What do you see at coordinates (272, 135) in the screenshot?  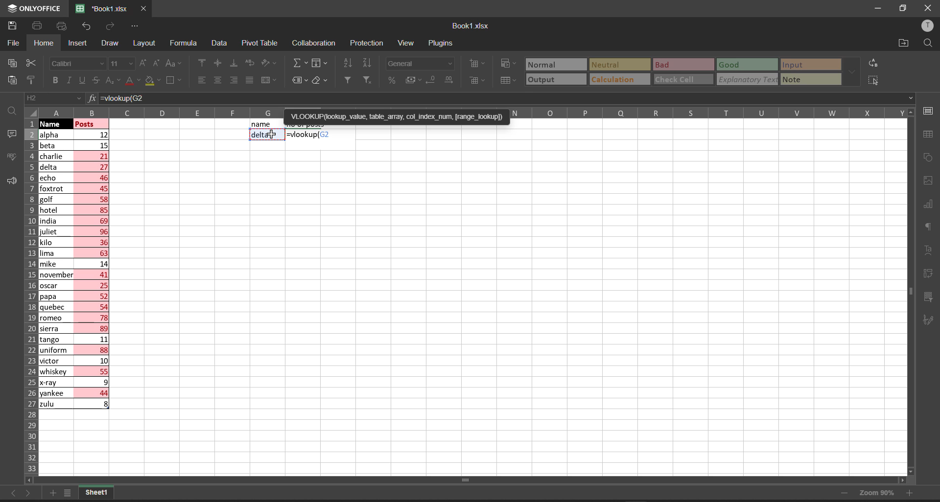 I see `cursor` at bounding box center [272, 135].